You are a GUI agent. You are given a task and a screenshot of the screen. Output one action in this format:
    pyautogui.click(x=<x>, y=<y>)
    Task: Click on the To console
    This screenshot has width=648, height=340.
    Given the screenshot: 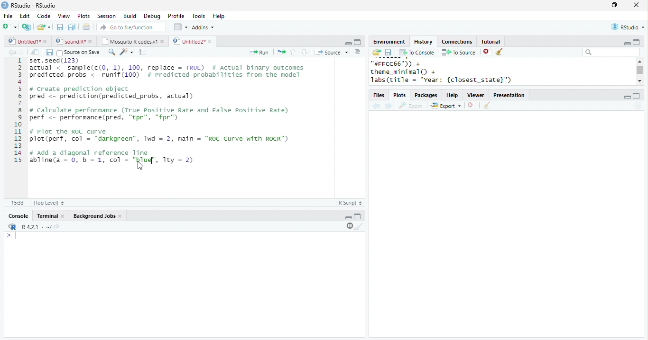 What is the action you would take?
    pyautogui.click(x=417, y=53)
    